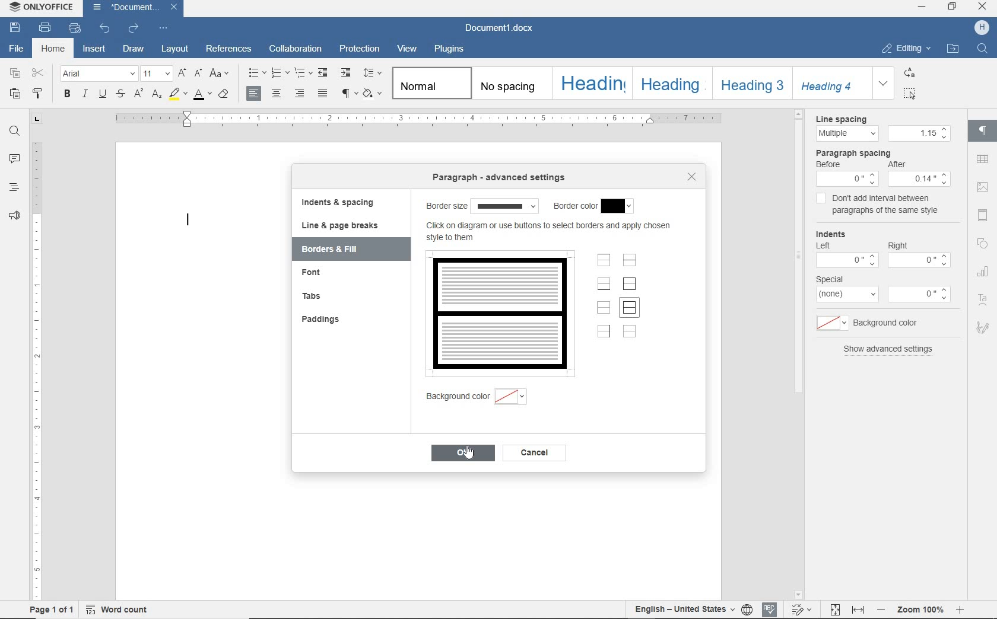 This screenshot has height=619, width=997. I want to click on shading, so click(375, 94).